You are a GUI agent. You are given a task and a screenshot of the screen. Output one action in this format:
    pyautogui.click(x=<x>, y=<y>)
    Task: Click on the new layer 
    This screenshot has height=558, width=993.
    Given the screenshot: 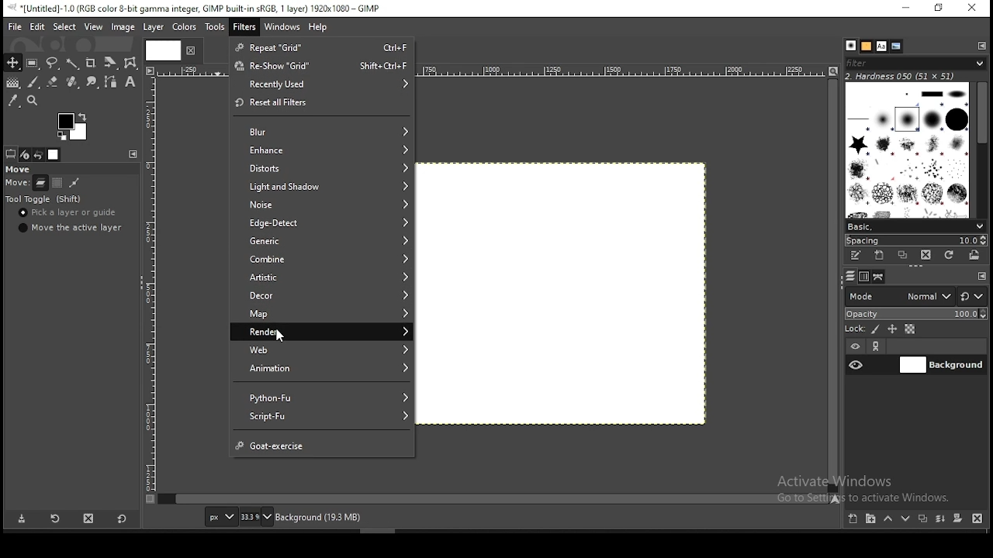 What is the action you would take?
    pyautogui.click(x=854, y=519)
    